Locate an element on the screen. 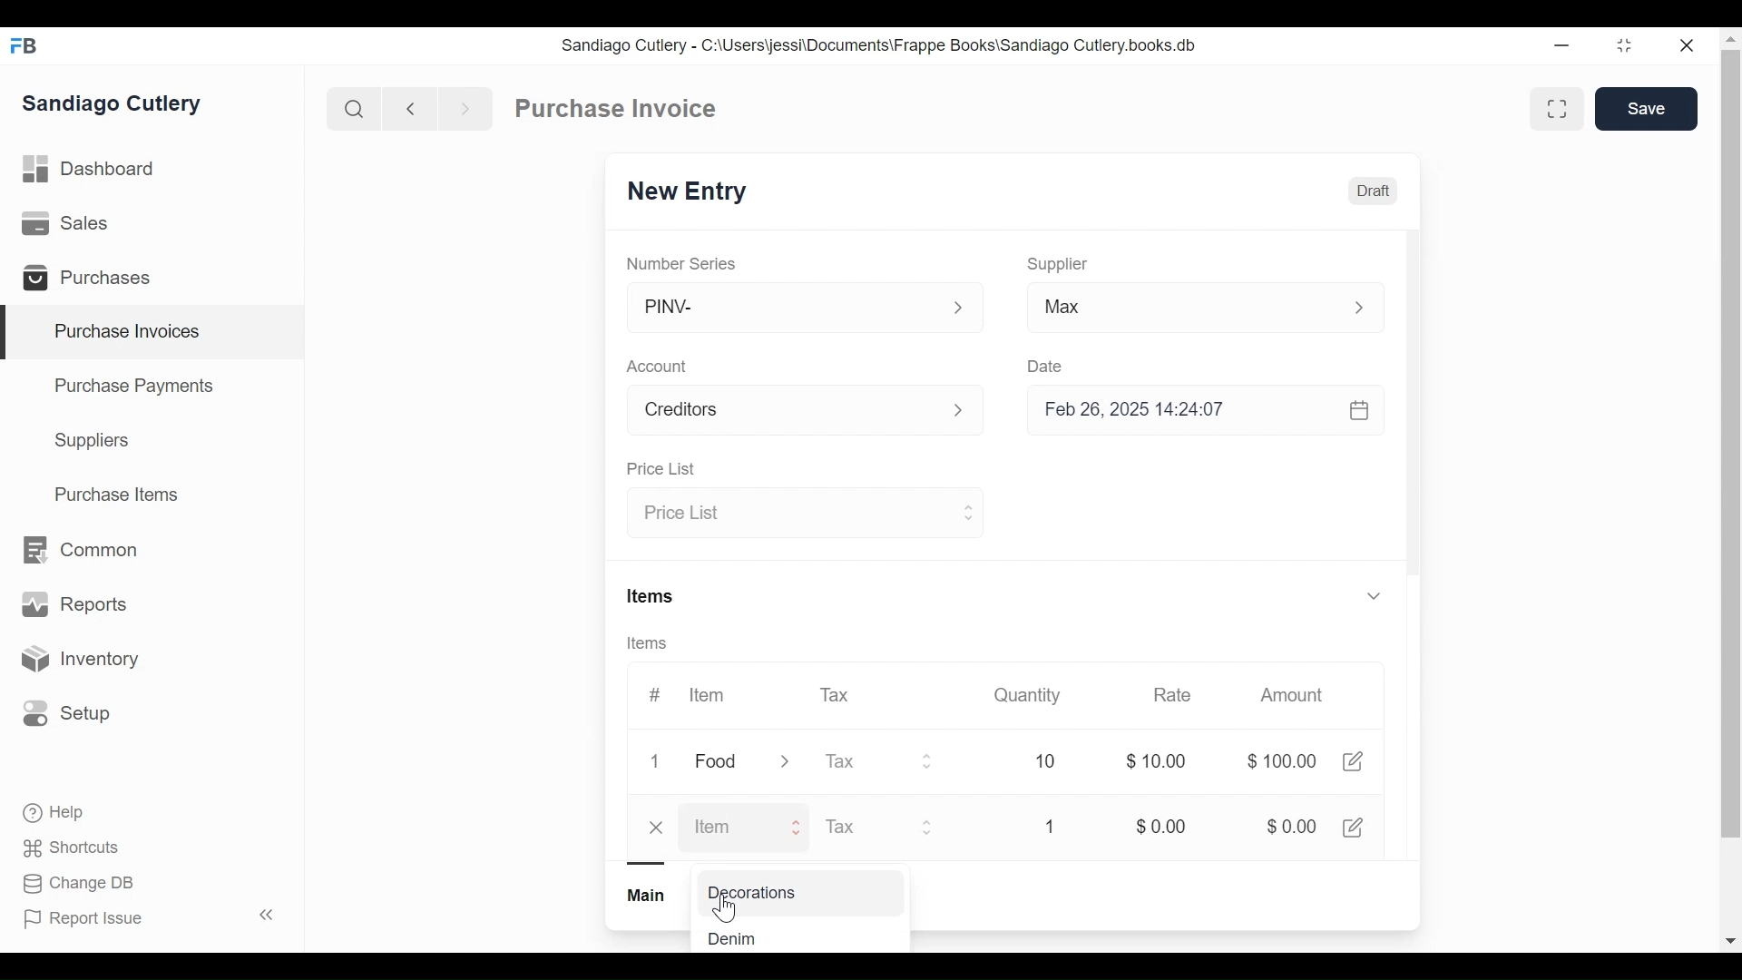  Main is located at coordinates (646, 895).